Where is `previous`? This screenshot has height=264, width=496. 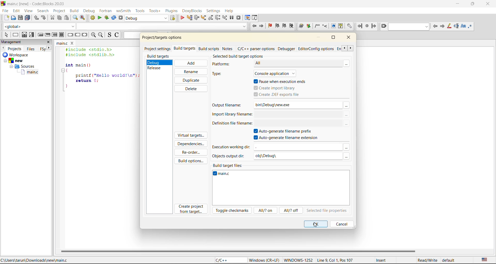 previous is located at coordinates (435, 27).